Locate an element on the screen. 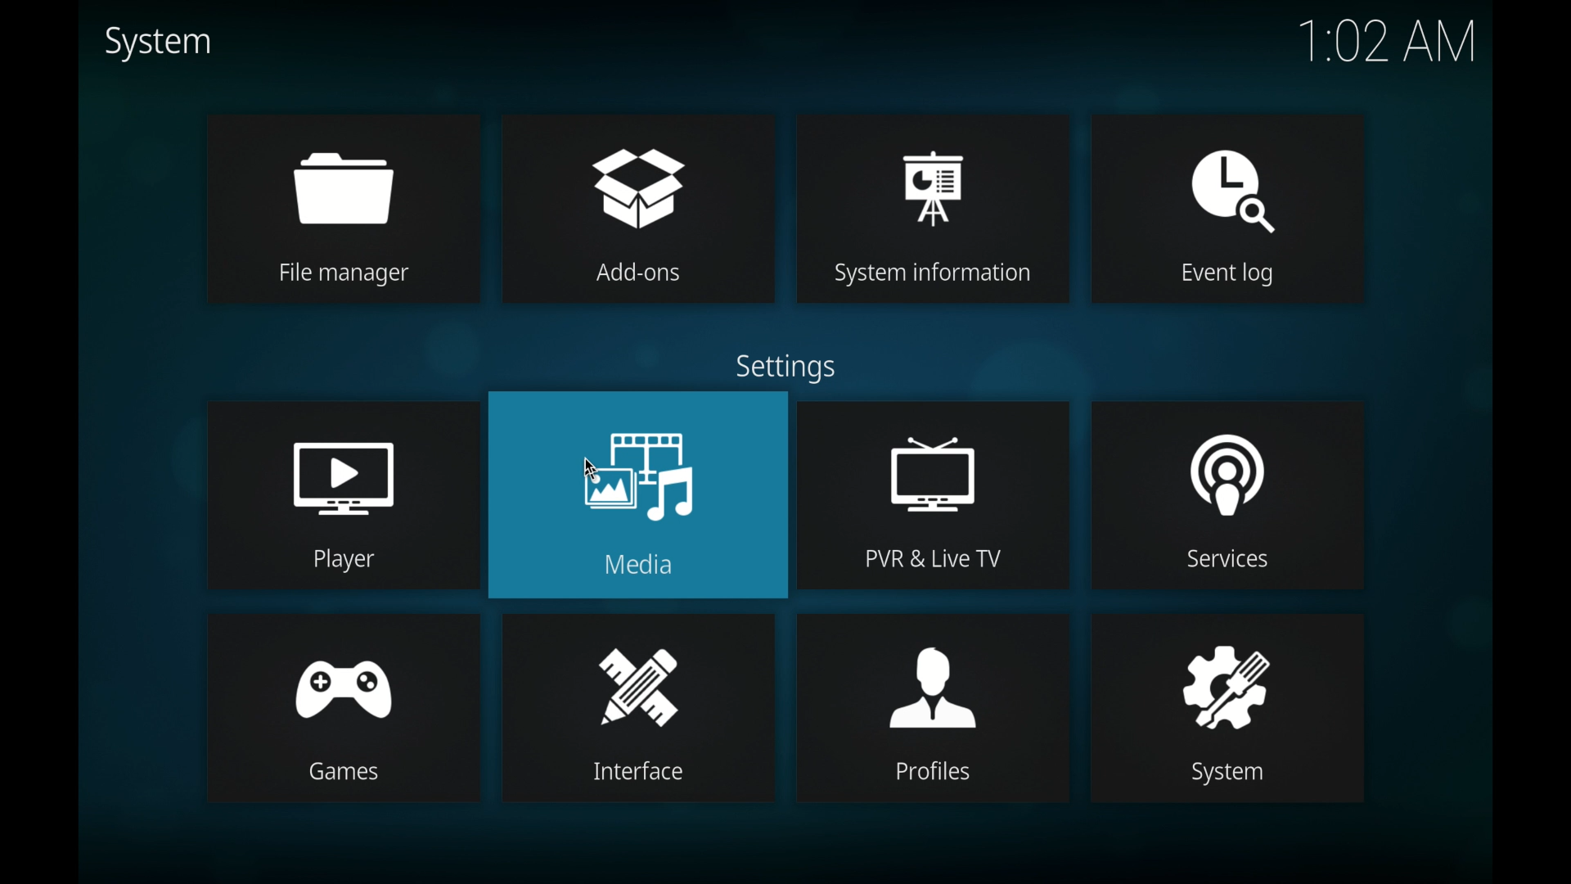 The height and width of the screenshot is (884, 1571). Add-ons is located at coordinates (649, 274).